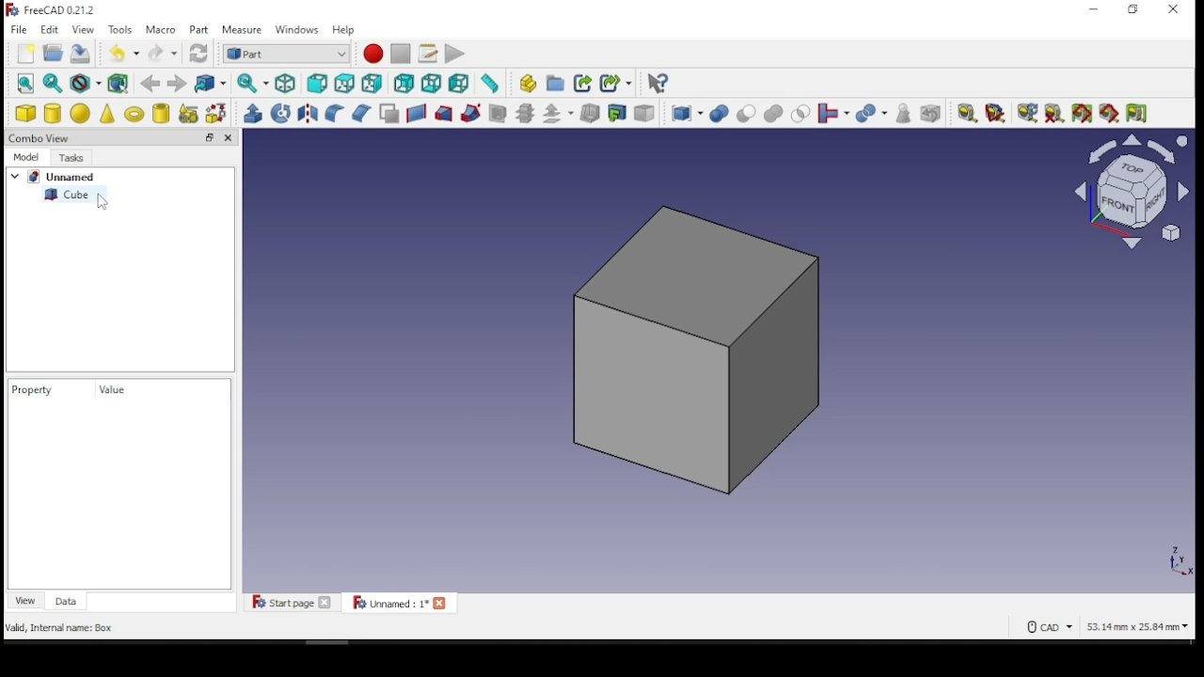 The height and width of the screenshot is (677, 1204). I want to click on execute macro, so click(454, 54).